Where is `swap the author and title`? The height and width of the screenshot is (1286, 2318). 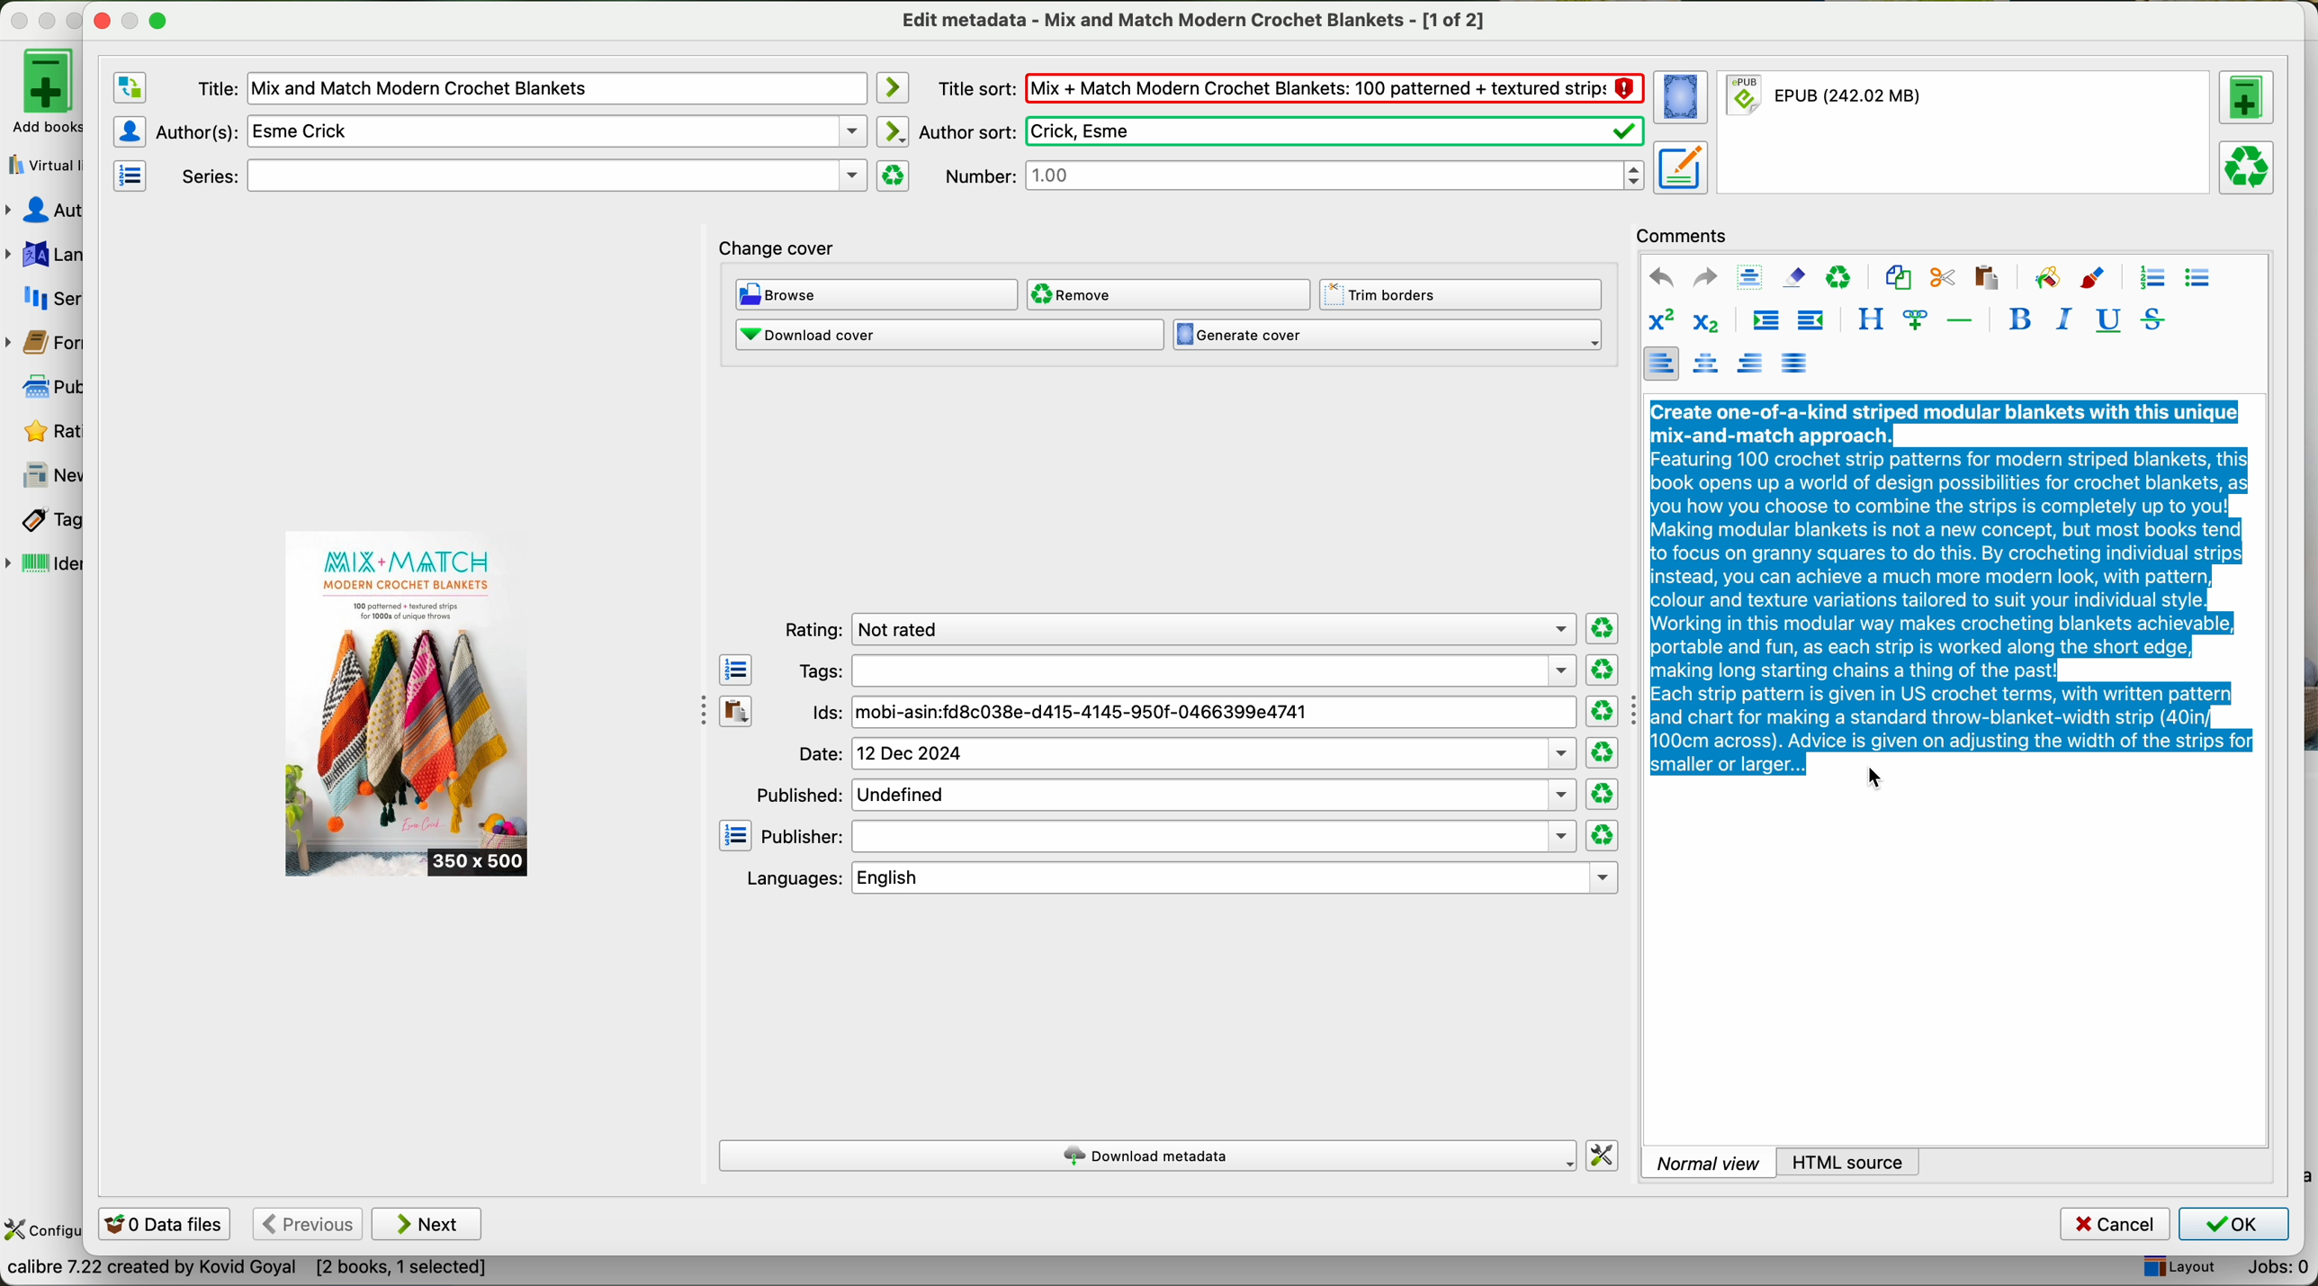
swap the author and title is located at coordinates (130, 88).